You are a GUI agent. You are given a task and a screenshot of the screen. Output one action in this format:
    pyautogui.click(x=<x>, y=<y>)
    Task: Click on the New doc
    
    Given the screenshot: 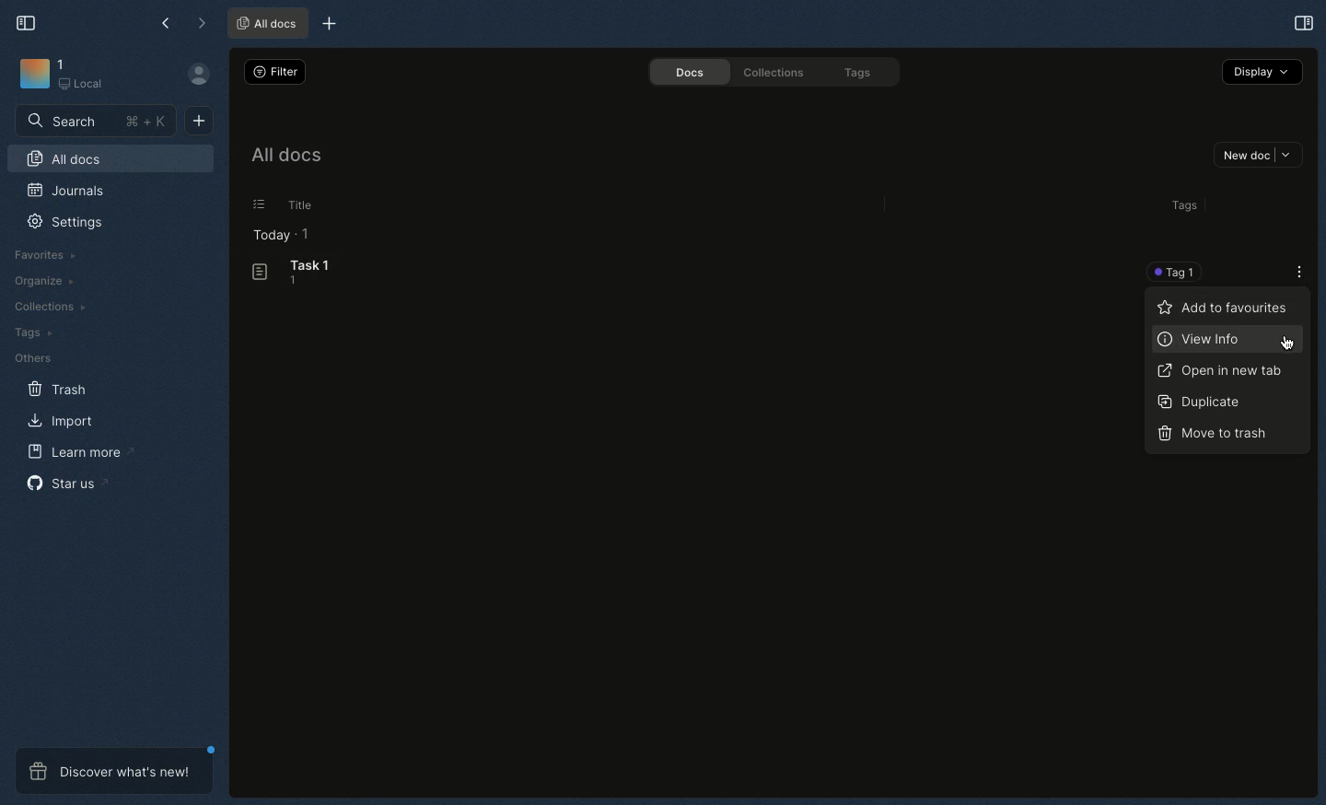 What is the action you would take?
    pyautogui.click(x=1258, y=155)
    